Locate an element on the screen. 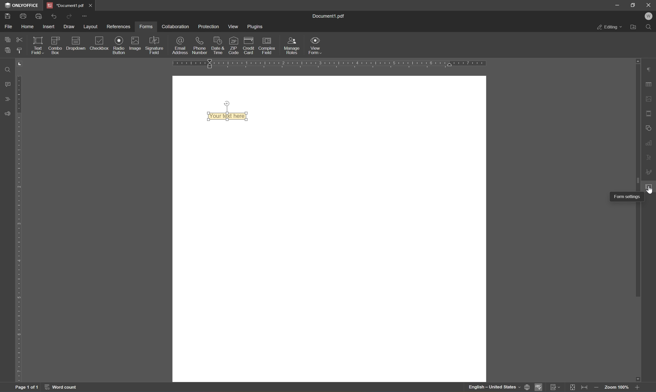 This screenshot has width=656, height=392. phone number is located at coordinates (200, 46).